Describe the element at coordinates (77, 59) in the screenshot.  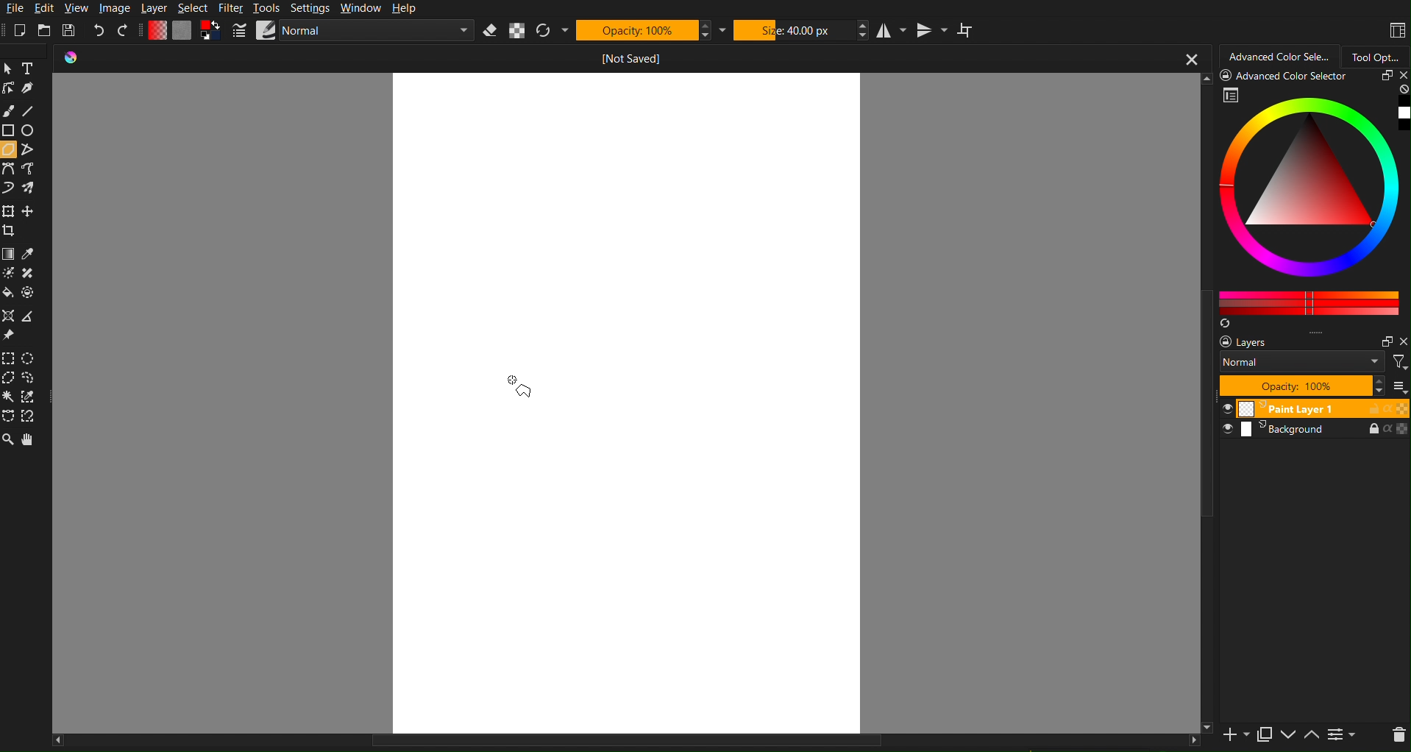
I see `icon` at that location.